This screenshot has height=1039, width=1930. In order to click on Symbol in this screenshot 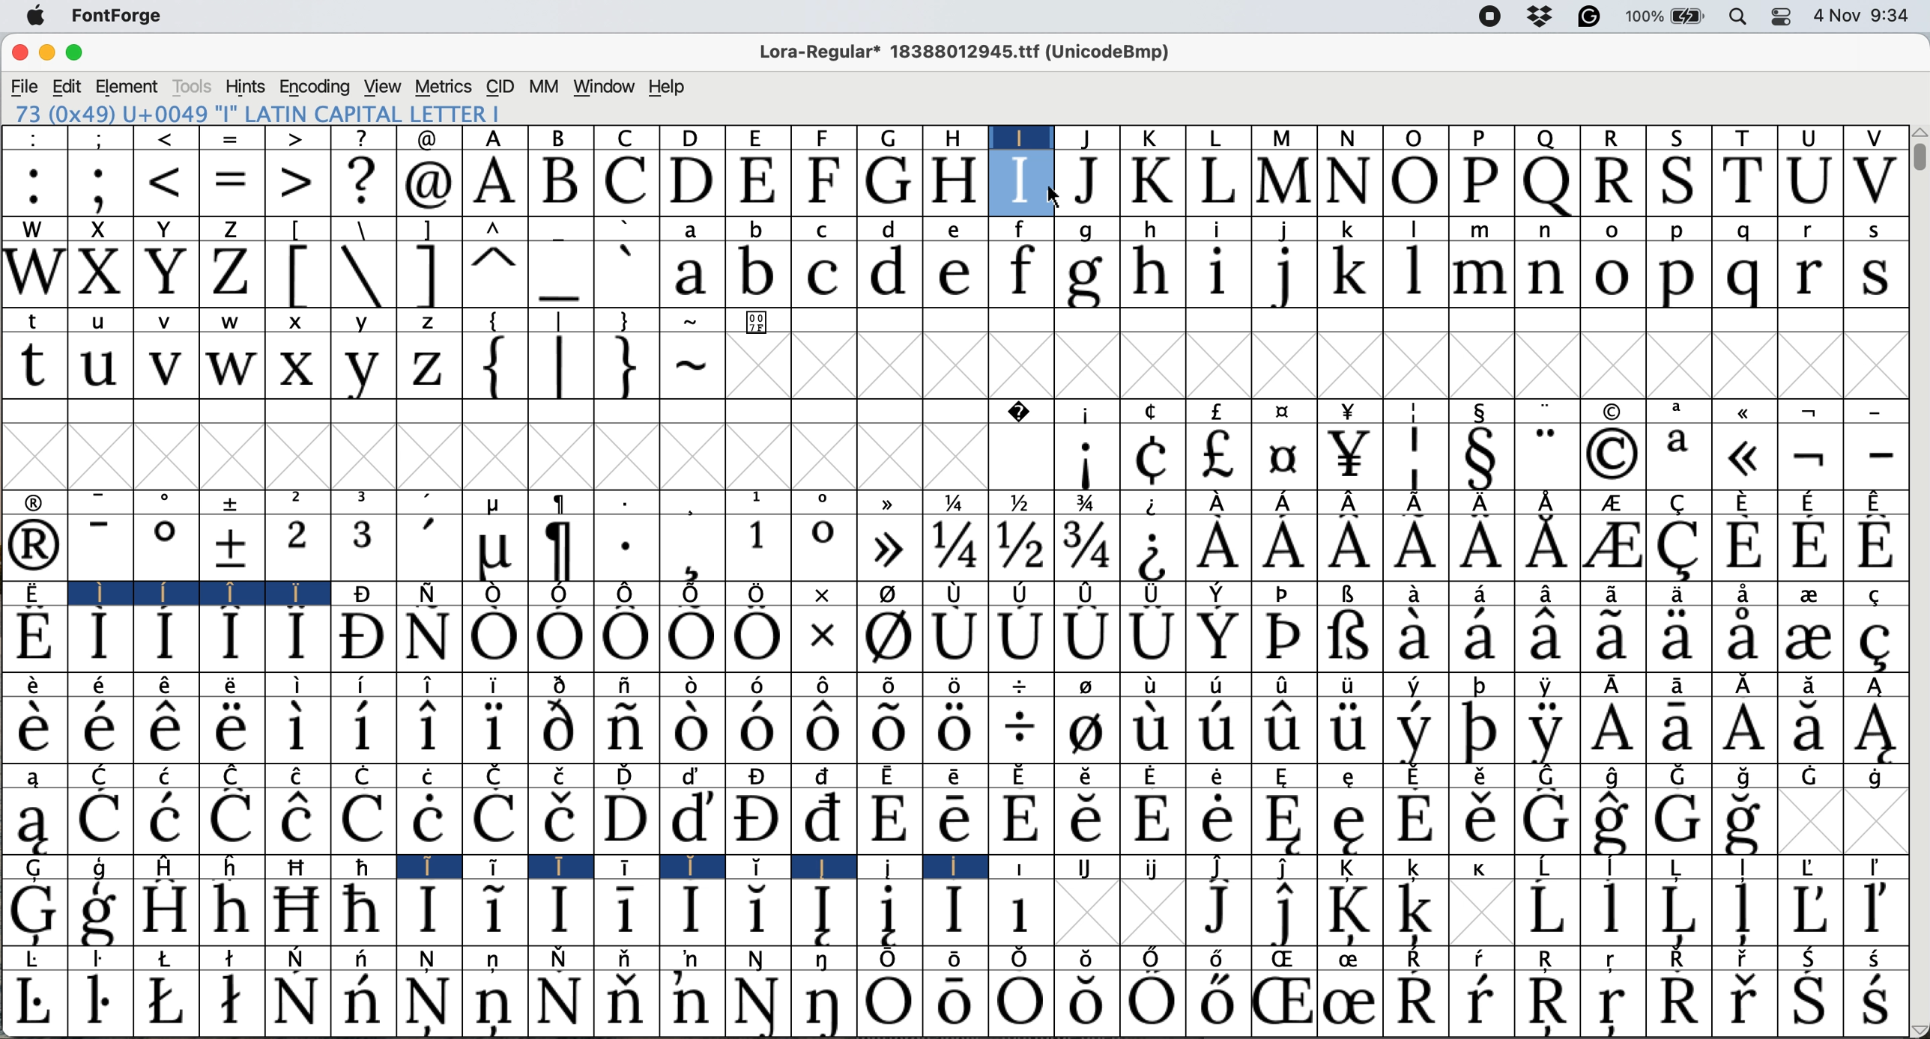, I will do `click(1880, 867)`.